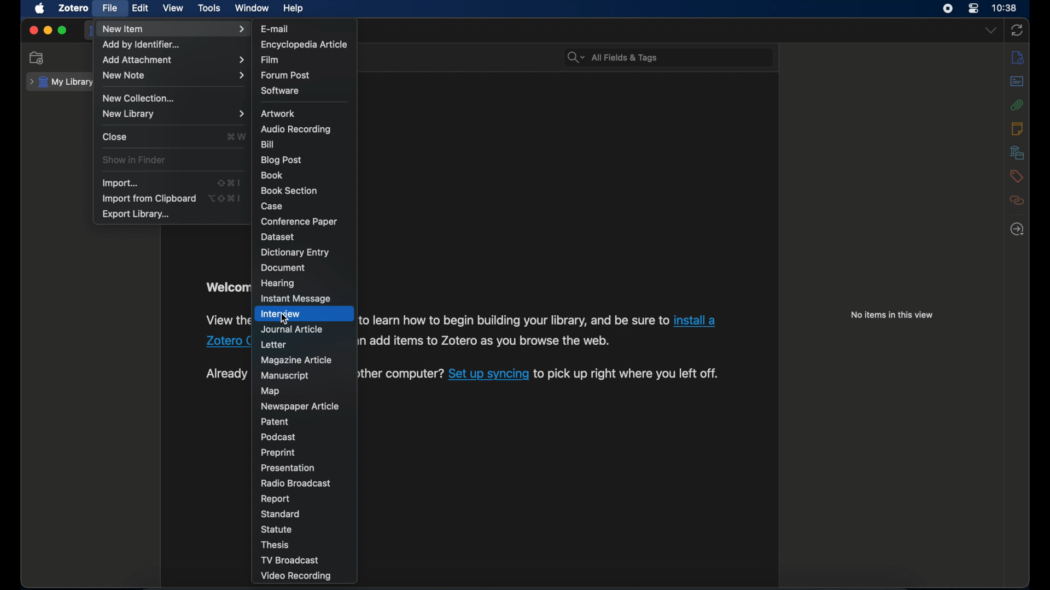  I want to click on maximize, so click(62, 31).